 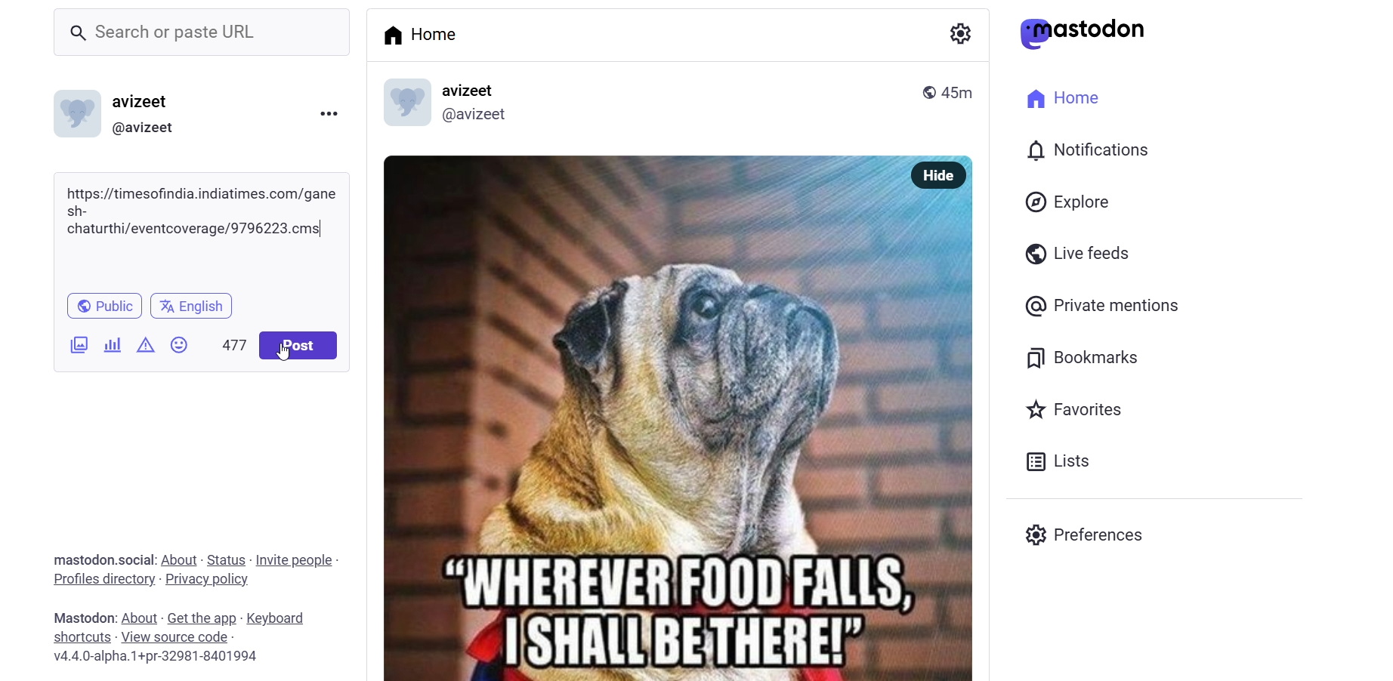 What do you see at coordinates (948, 178) in the screenshot?
I see `Hide |` at bounding box center [948, 178].